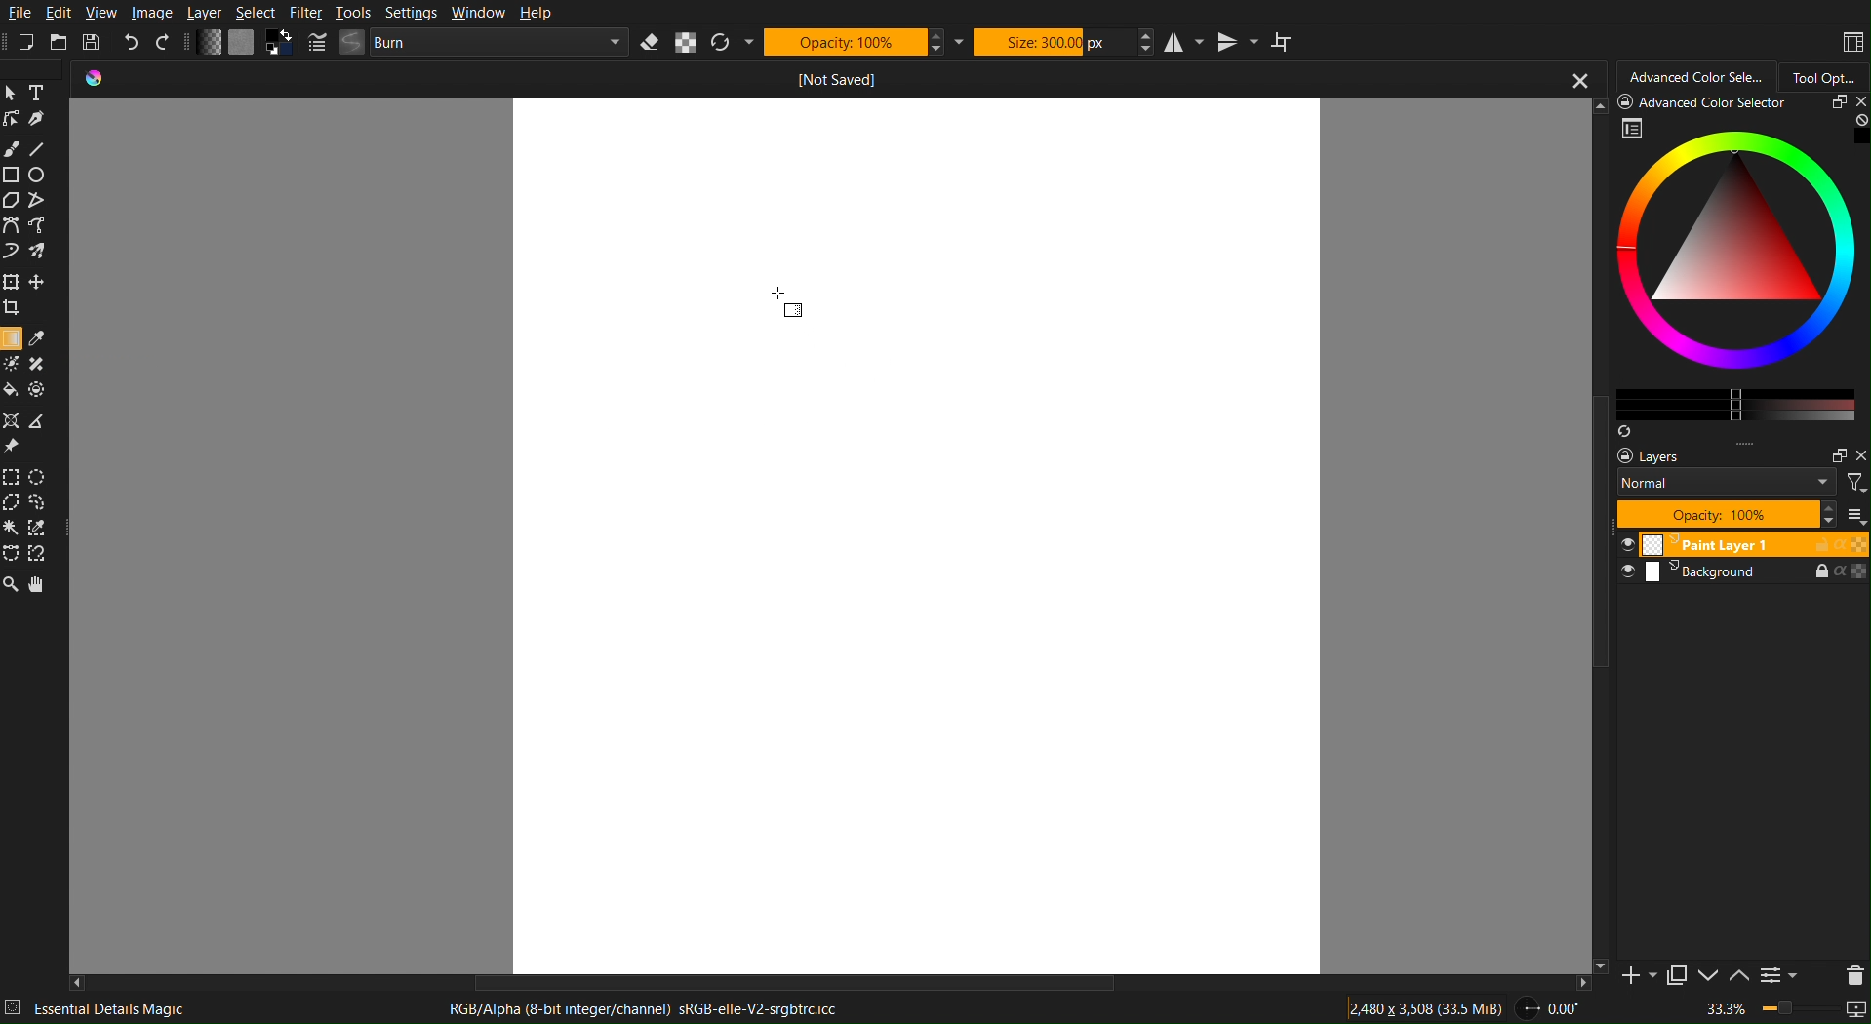  Describe the element at coordinates (1549, 1008) in the screenshot. I see `Angle` at that location.